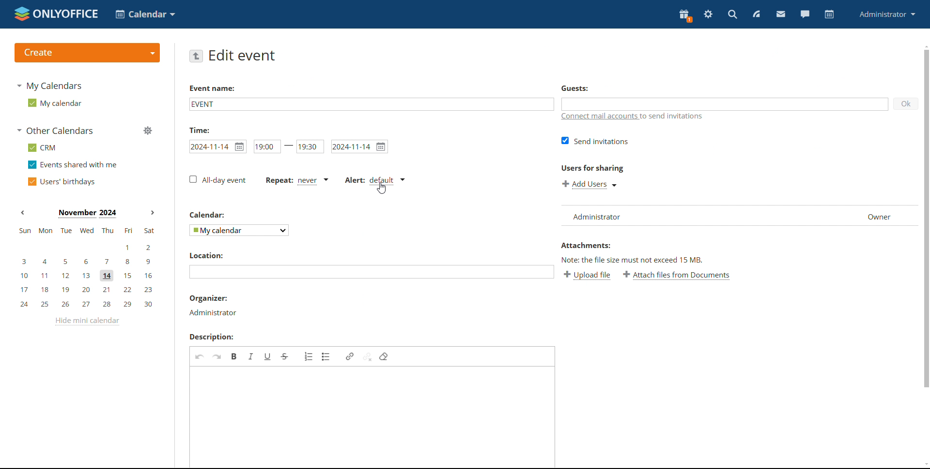 Image resolution: width=930 pixels, height=469 pixels. I want to click on all-day event checkbox, so click(217, 180).